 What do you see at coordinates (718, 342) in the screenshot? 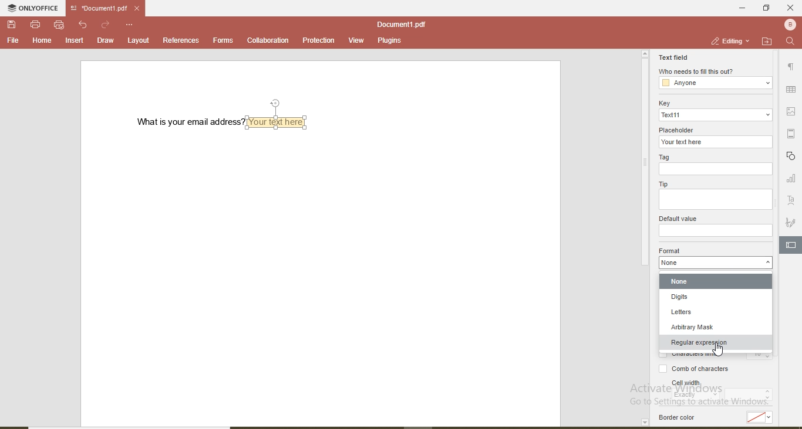
I see `regular expression` at bounding box center [718, 342].